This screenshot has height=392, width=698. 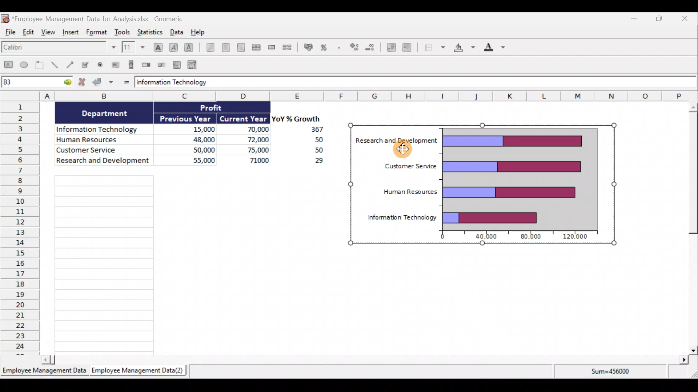 I want to click on Create a radio button, so click(x=101, y=64).